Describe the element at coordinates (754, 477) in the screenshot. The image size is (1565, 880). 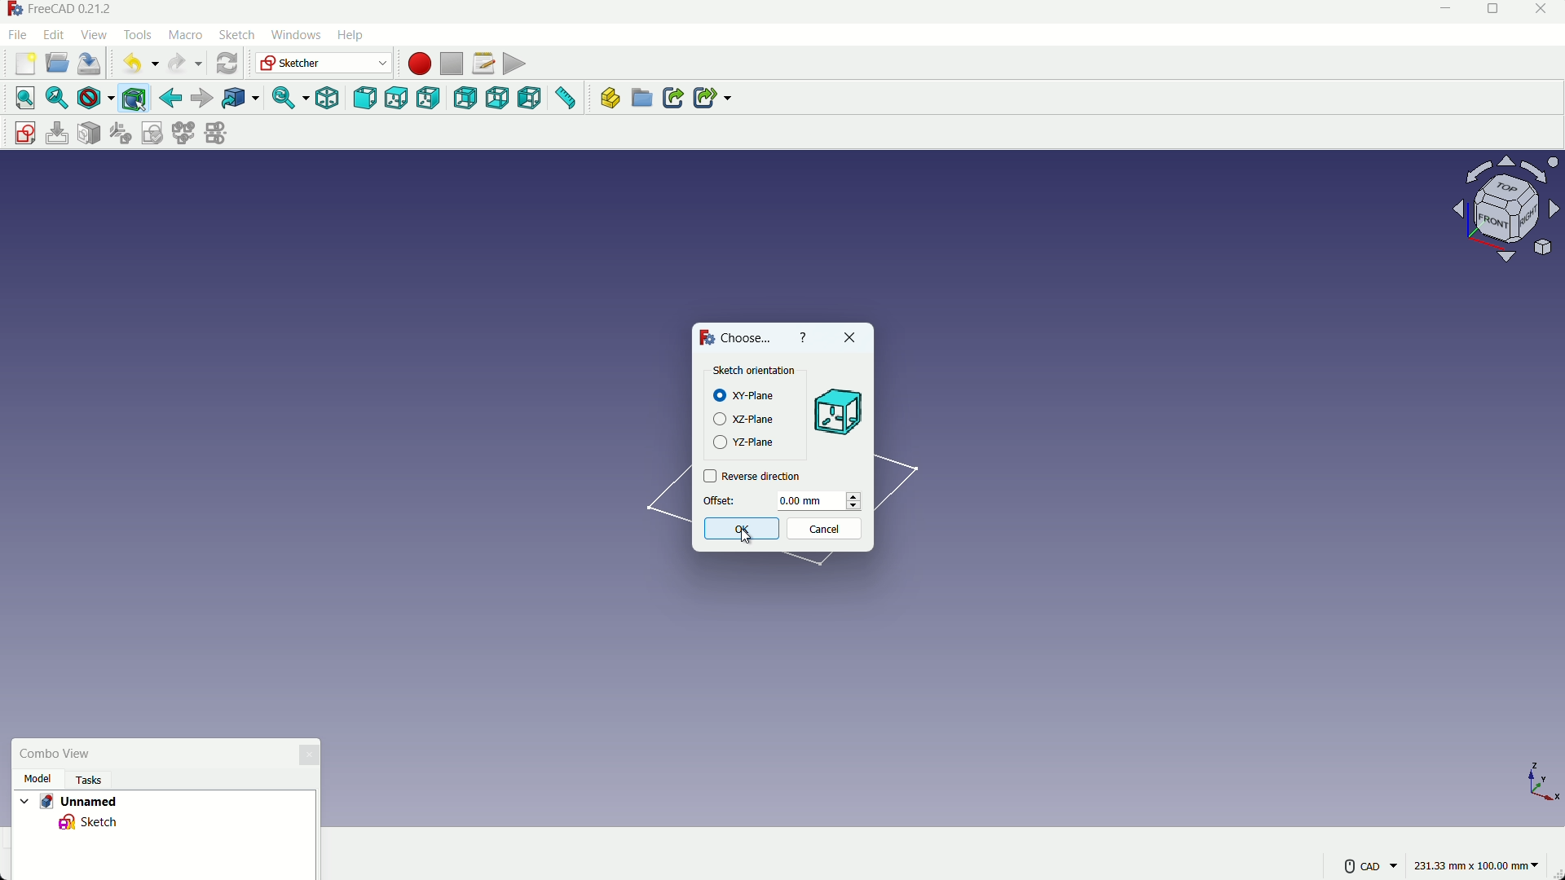
I see `reverse direction` at that location.